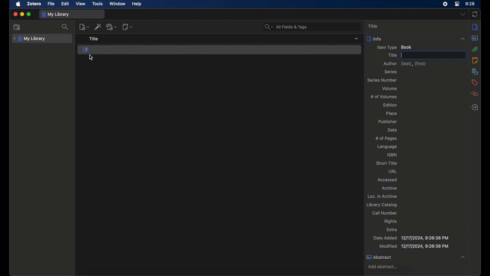 The height and width of the screenshot is (276, 490). I want to click on short title, so click(386, 163).